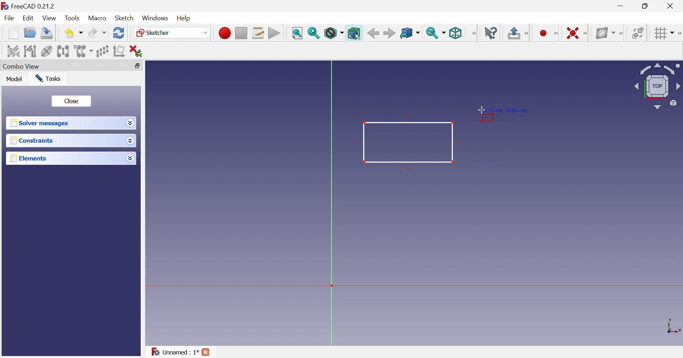 The height and width of the screenshot is (358, 683). What do you see at coordinates (671, 6) in the screenshot?
I see `Close` at bounding box center [671, 6].